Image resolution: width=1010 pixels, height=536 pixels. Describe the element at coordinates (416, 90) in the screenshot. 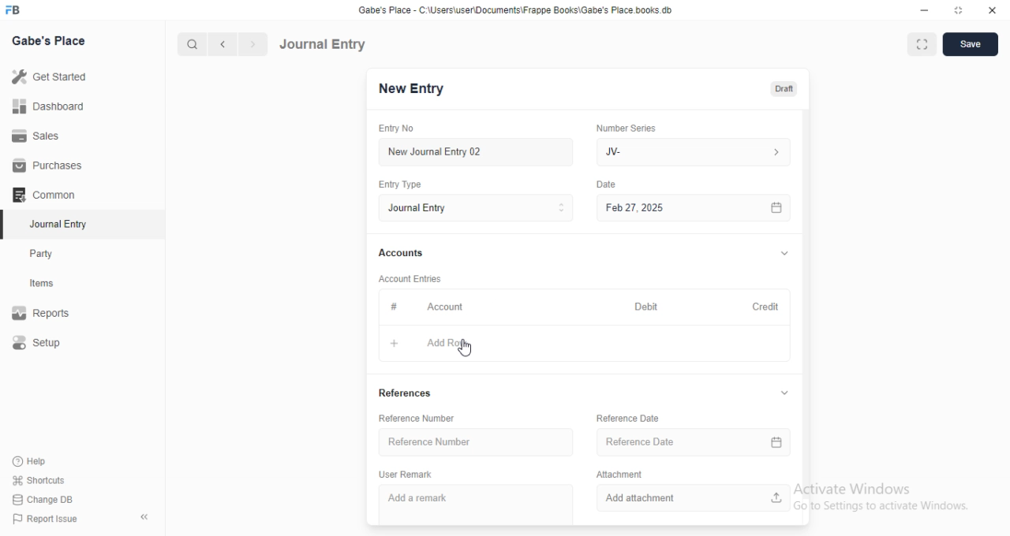

I see `New entry` at that location.